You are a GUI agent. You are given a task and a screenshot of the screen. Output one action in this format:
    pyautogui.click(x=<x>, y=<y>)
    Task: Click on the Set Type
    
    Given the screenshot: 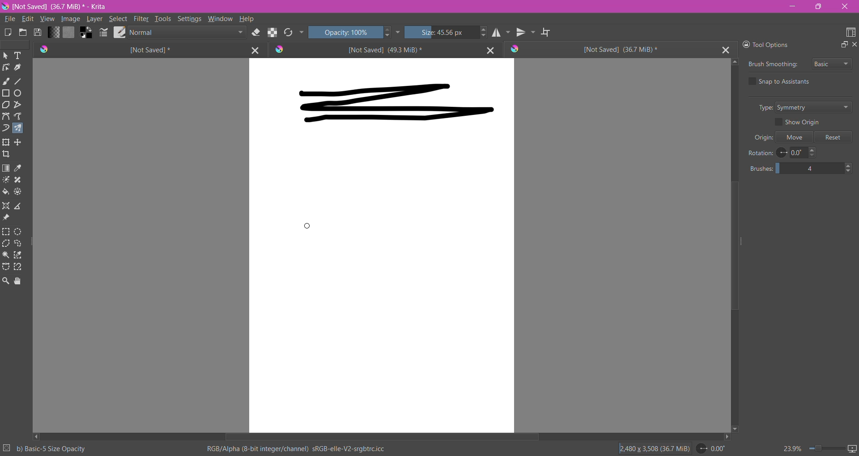 What is the action you would take?
    pyautogui.click(x=818, y=108)
    